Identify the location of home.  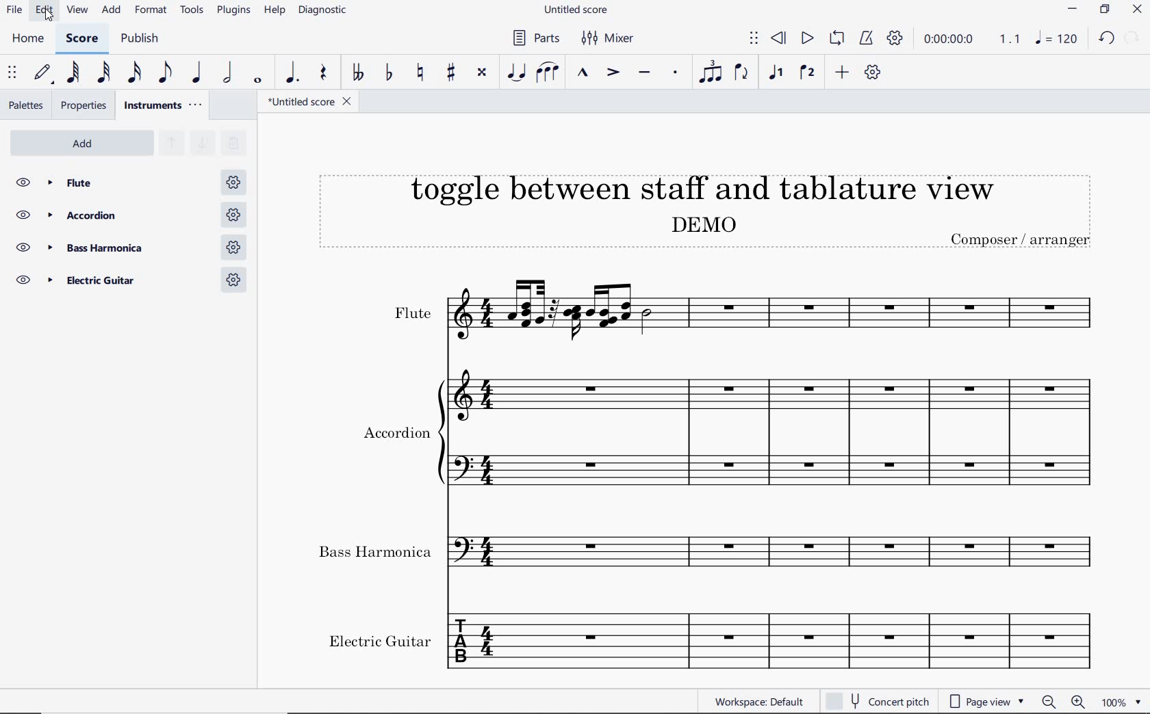
(28, 39).